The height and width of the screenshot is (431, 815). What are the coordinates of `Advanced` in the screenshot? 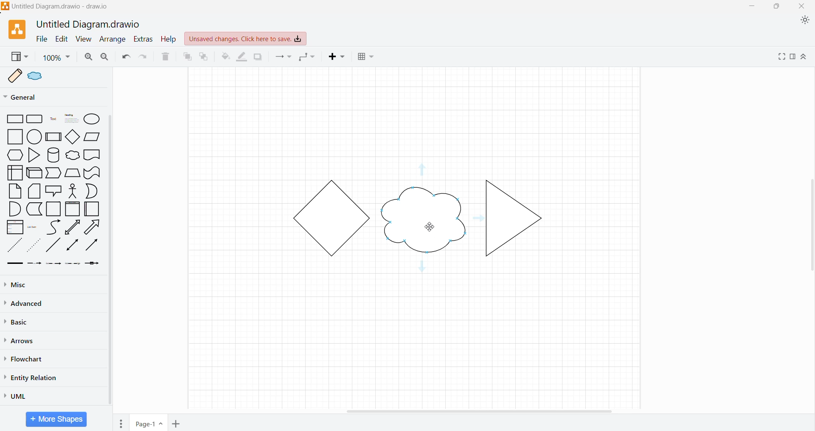 It's located at (25, 303).